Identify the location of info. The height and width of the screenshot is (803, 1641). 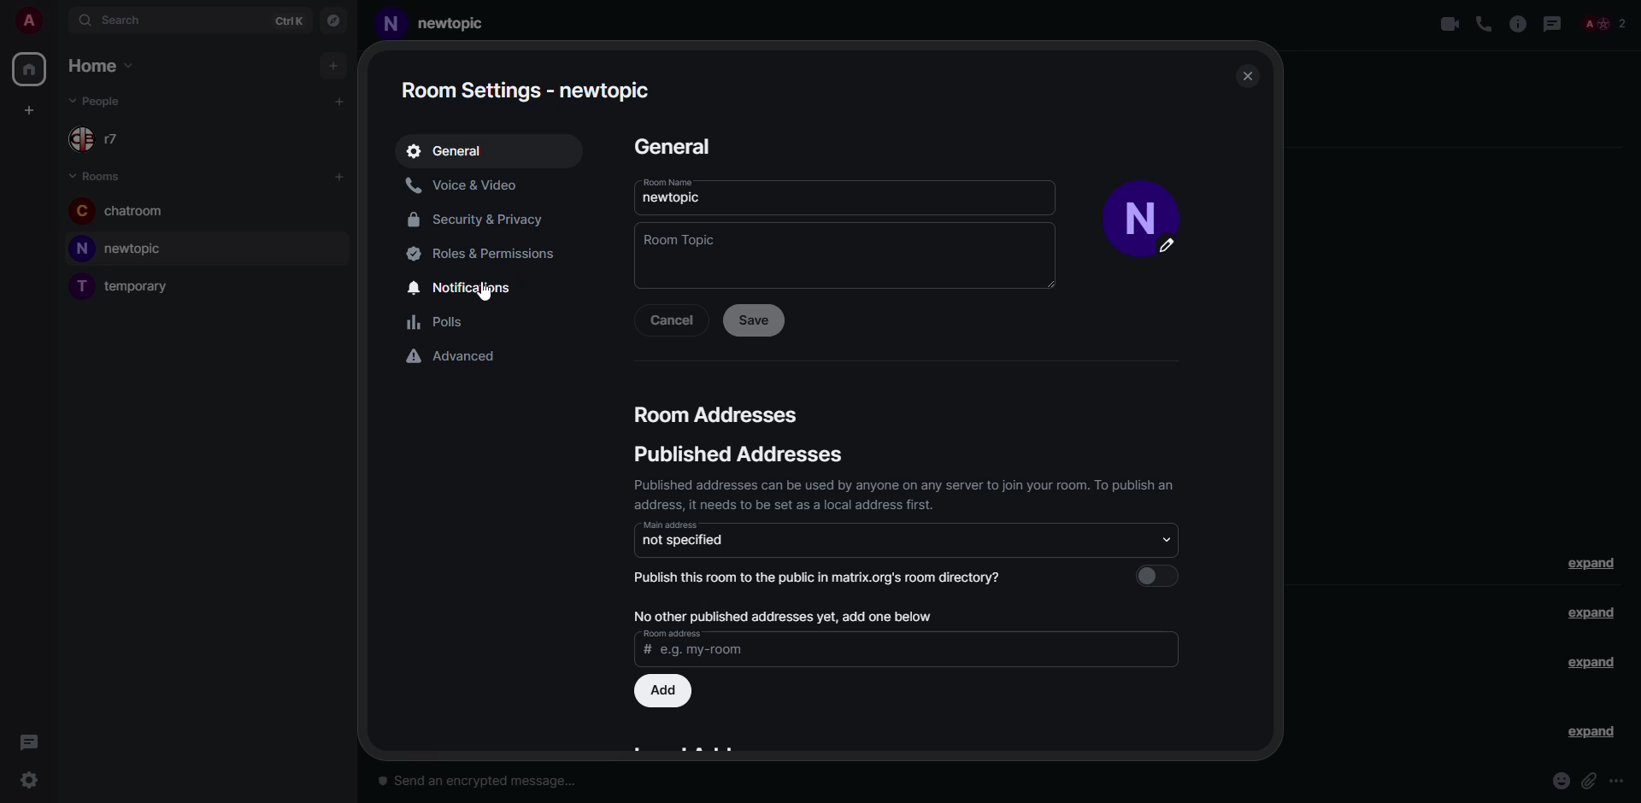
(1518, 23).